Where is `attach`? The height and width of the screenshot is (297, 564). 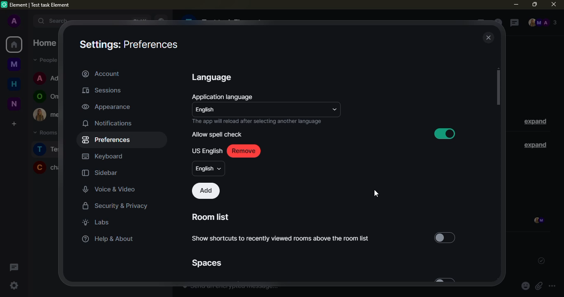
attach is located at coordinates (538, 286).